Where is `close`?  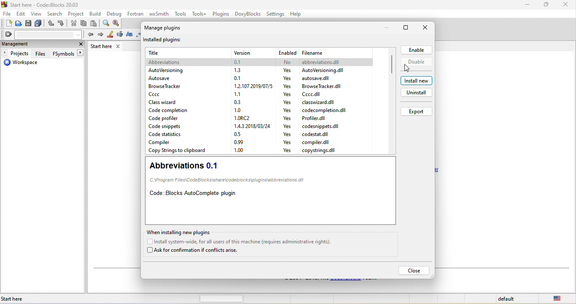 close is located at coordinates (415, 271).